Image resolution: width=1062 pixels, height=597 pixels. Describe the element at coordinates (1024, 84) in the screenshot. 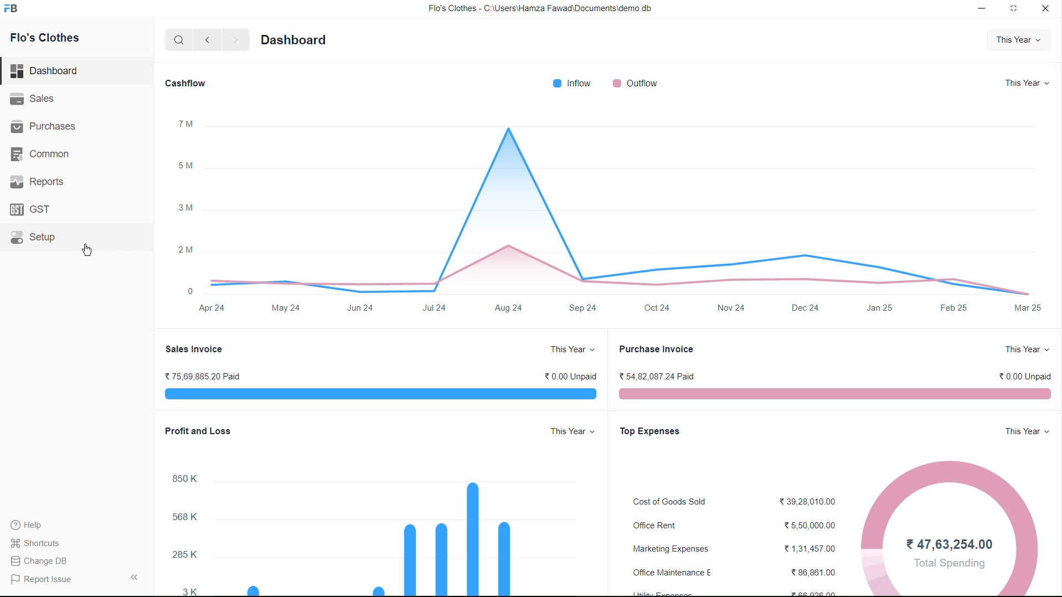

I see `This year` at that location.